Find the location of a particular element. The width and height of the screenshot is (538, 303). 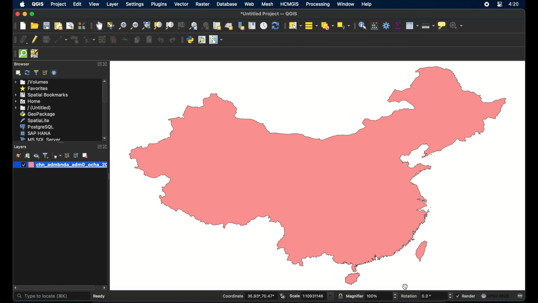

new map view is located at coordinates (217, 26).